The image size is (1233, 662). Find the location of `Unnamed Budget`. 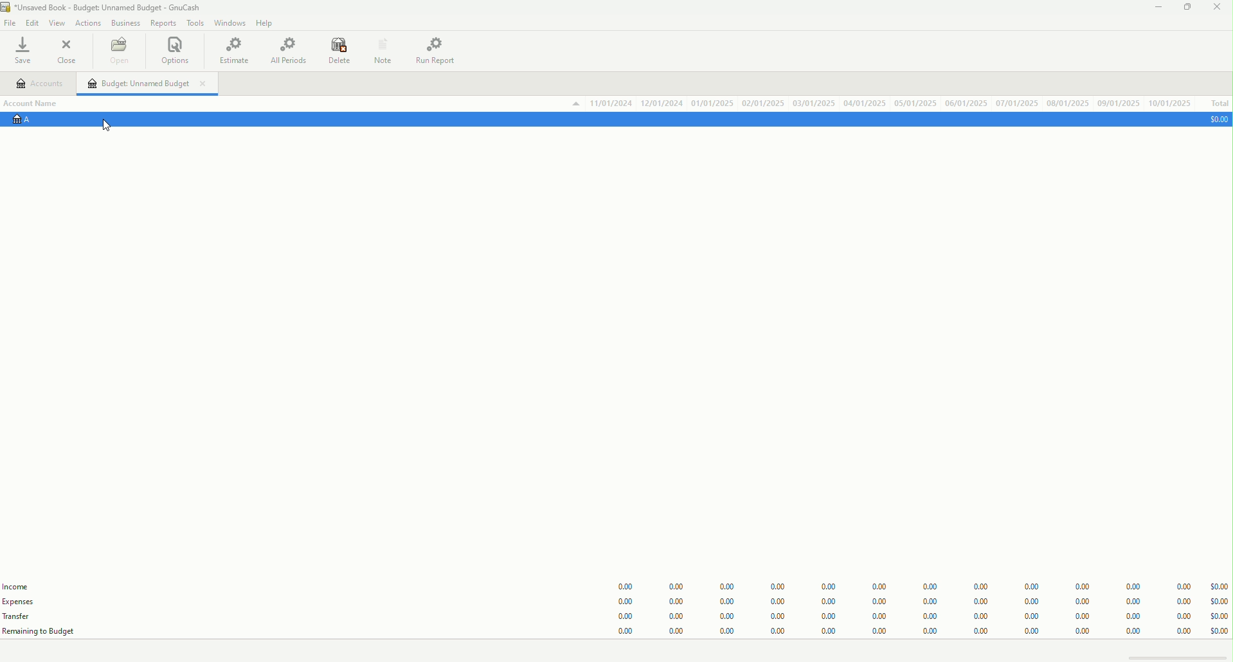

Unnamed Budget is located at coordinates (146, 84).